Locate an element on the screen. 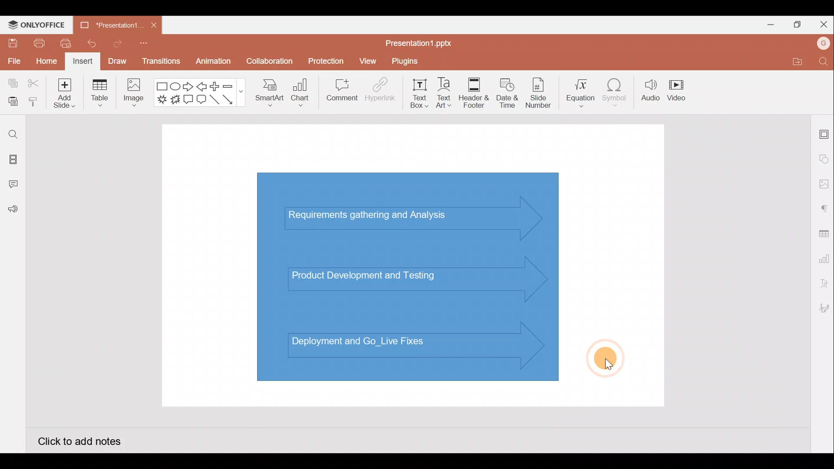 This screenshot has width=834, height=469. Plugins is located at coordinates (411, 60).